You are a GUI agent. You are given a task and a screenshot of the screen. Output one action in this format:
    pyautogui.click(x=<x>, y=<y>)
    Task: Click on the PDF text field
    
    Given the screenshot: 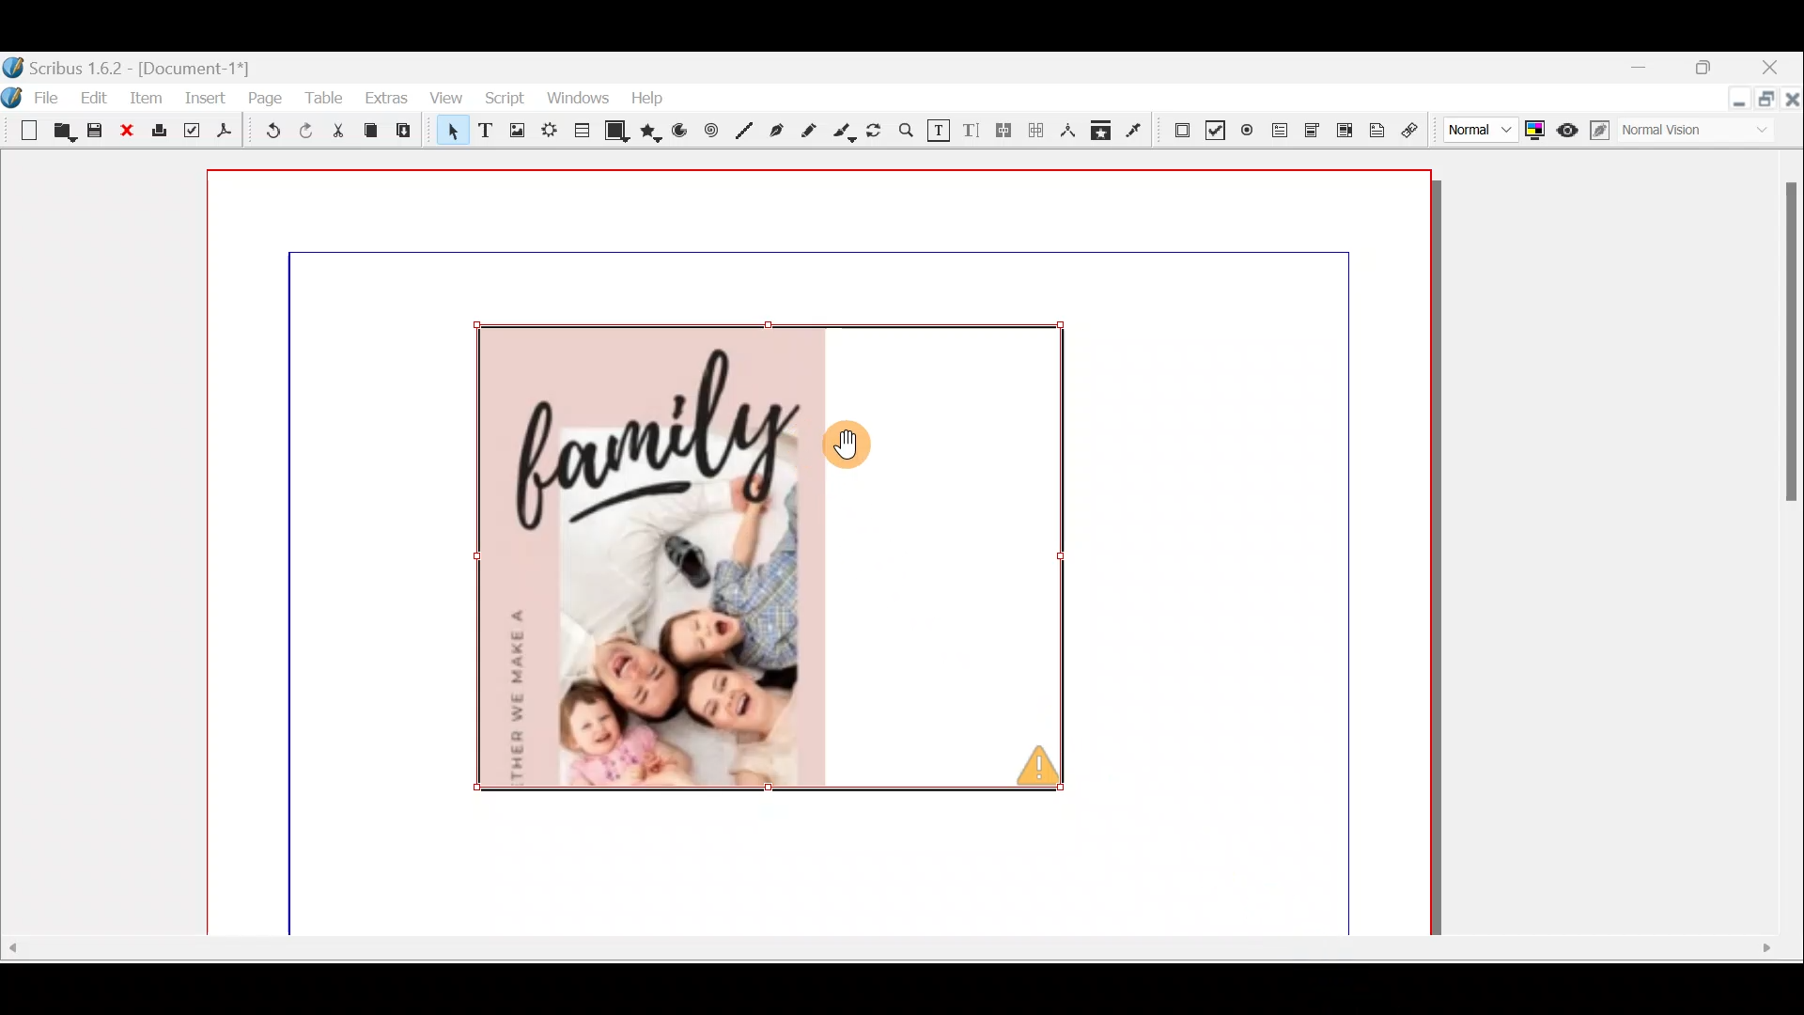 What is the action you would take?
    pyautogui.click(x=1280, y=131)
    